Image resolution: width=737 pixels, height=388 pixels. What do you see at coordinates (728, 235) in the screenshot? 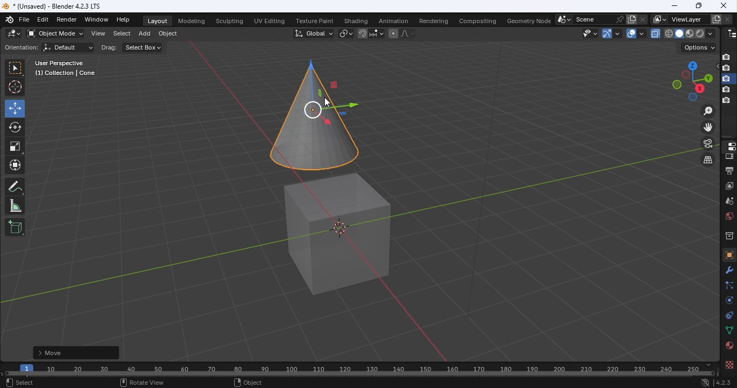
I see `Collection` at bounding box center [728, 235].